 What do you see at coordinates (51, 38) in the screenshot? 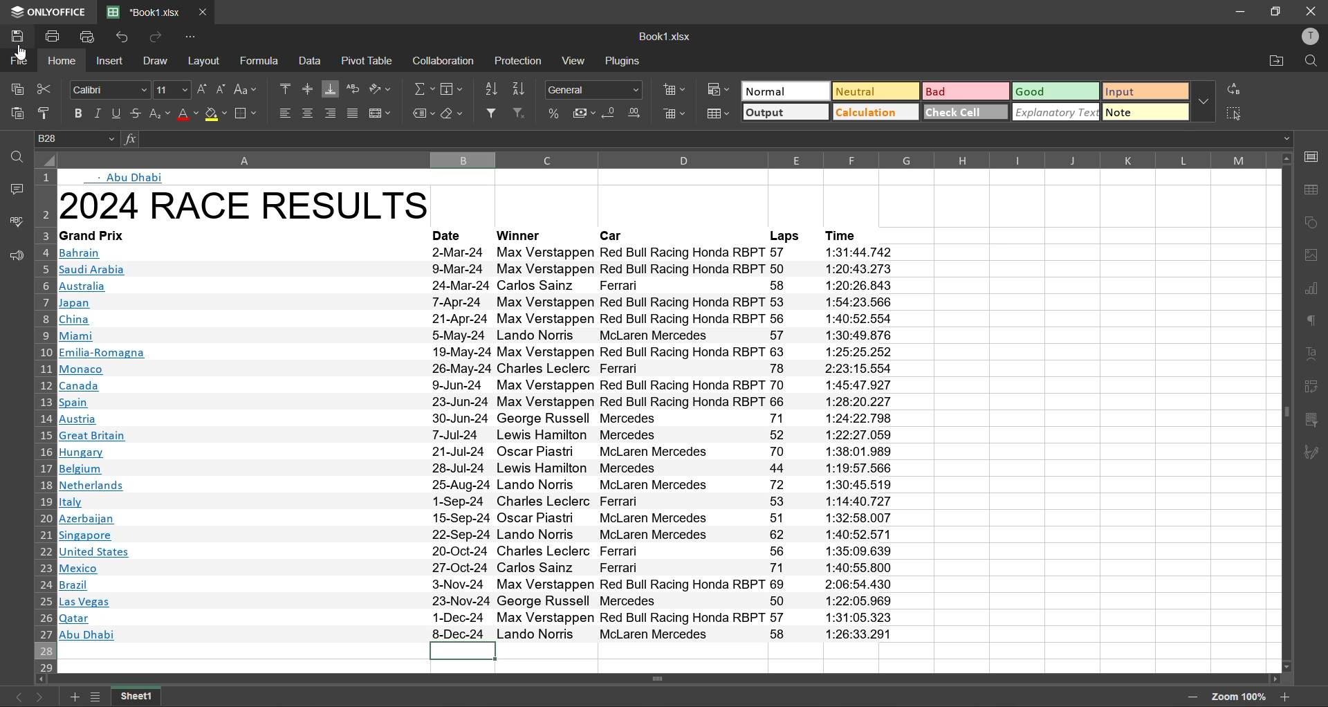
I see `print` at bounding box center [51, 38].